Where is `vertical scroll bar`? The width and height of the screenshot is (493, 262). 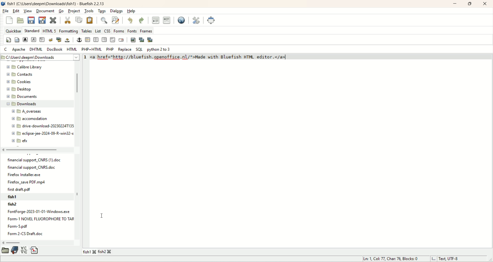
vertical scroll bar is located at coordinates (75, 104).